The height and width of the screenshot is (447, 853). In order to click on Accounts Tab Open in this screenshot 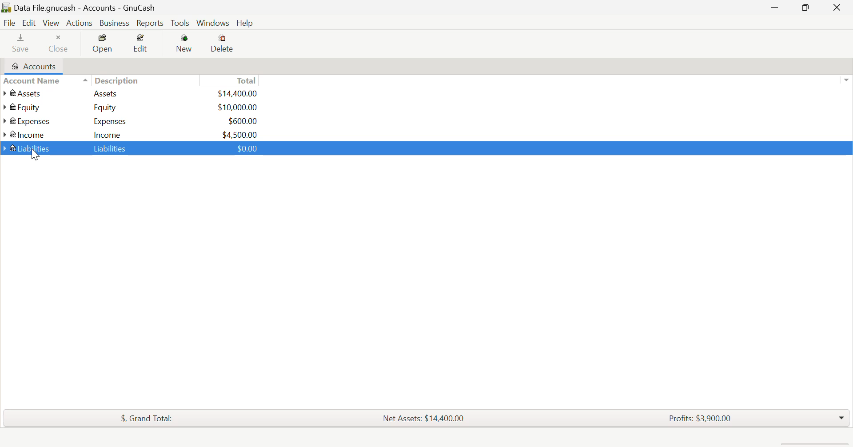, I will do `click(36, 66)`.